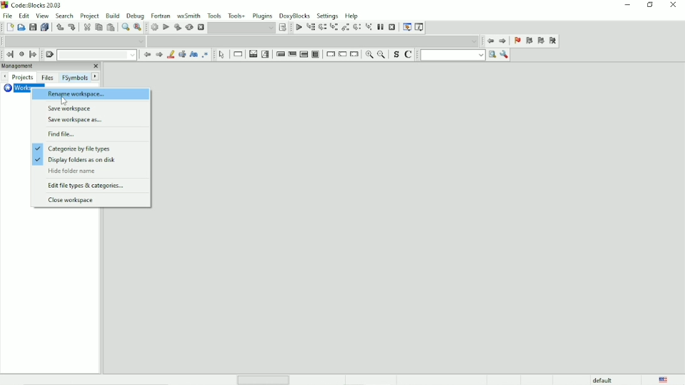  I want to click on Save workspace, so click(73, 109).